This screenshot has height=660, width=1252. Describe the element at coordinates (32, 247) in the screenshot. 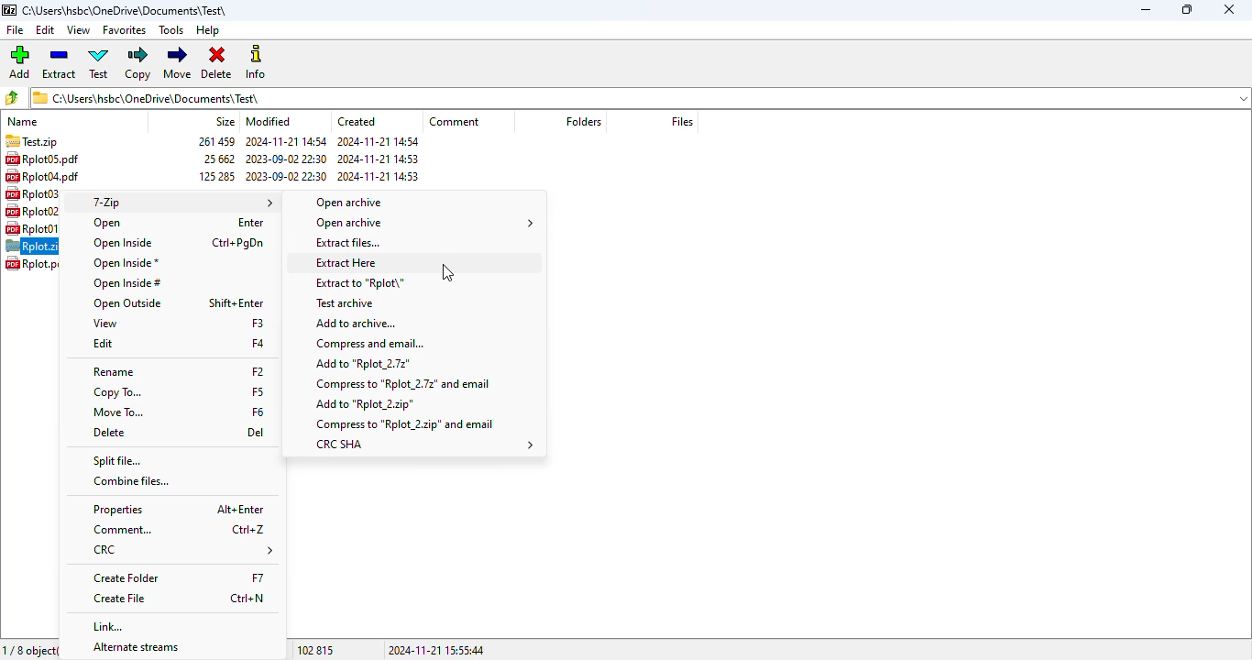

I see `Rplot.zip` at that location.